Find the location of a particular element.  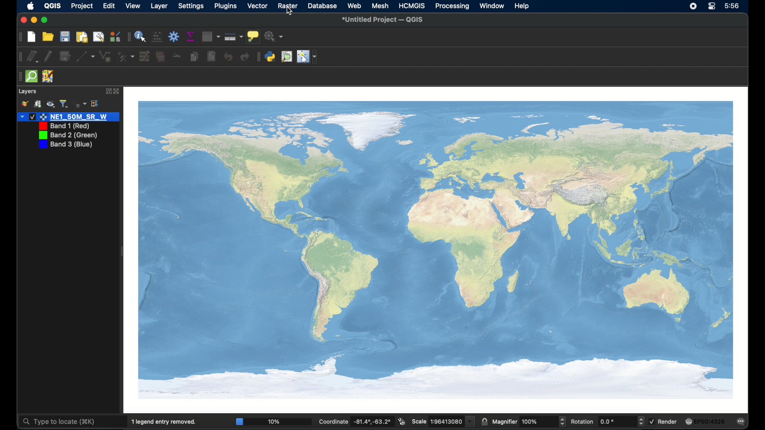

jsom remote is located at coordinates (49, 76).